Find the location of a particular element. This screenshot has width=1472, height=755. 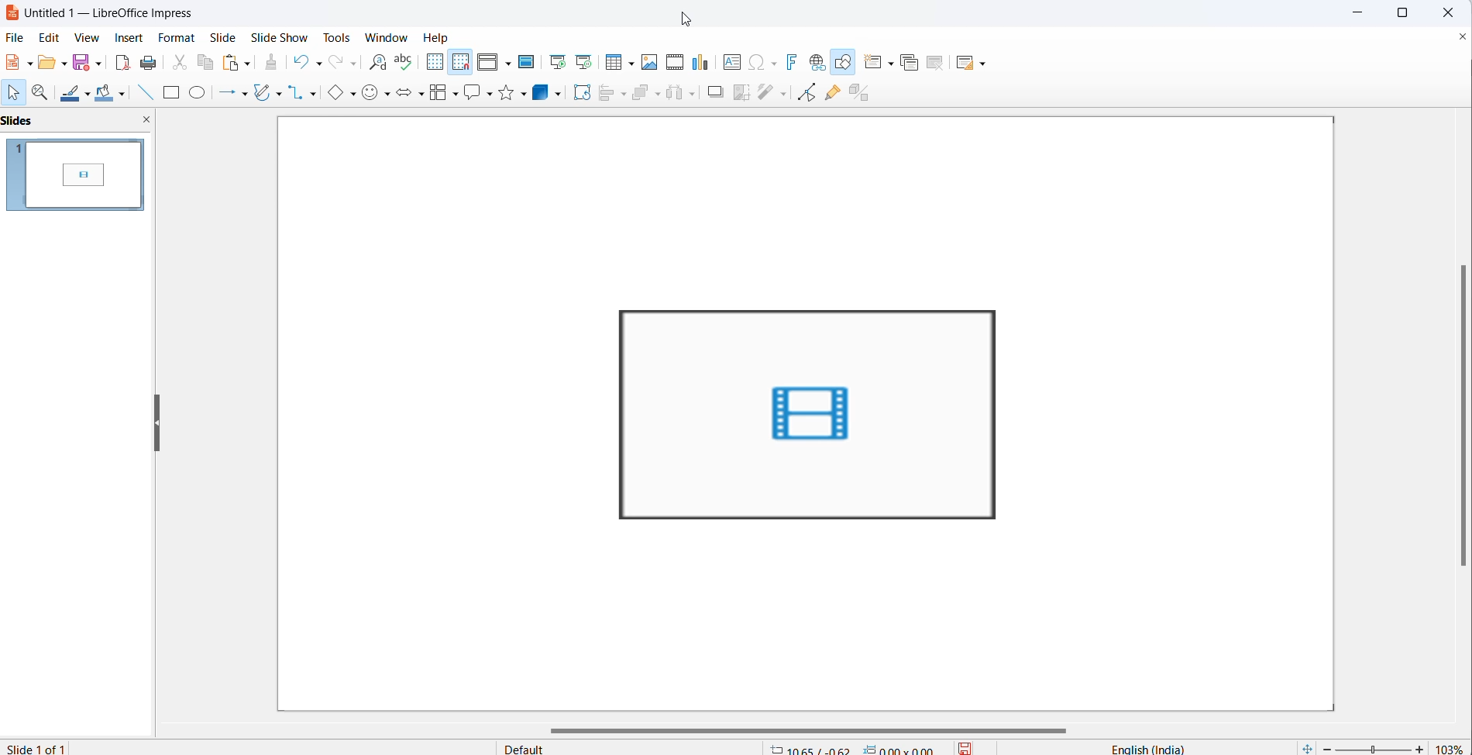

paste is located at coordinates (232, 63).